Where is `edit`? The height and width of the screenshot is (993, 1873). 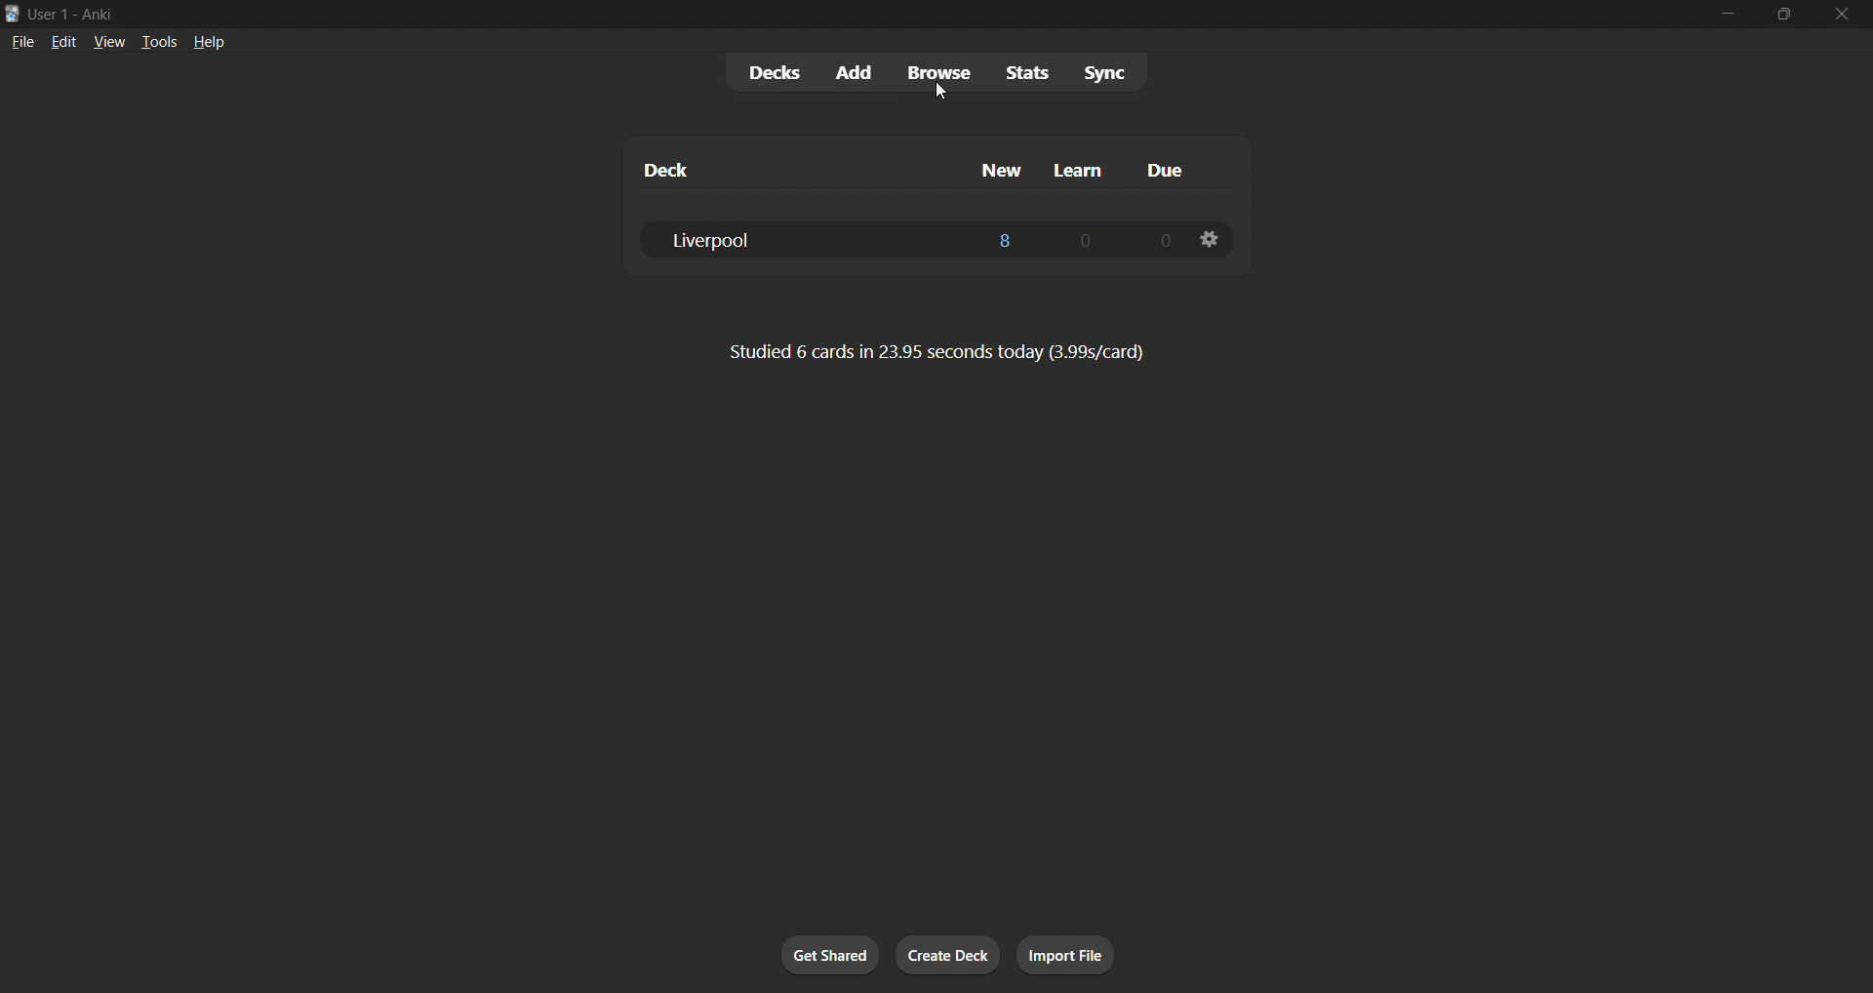 edit is located at coordinates (63, 40).